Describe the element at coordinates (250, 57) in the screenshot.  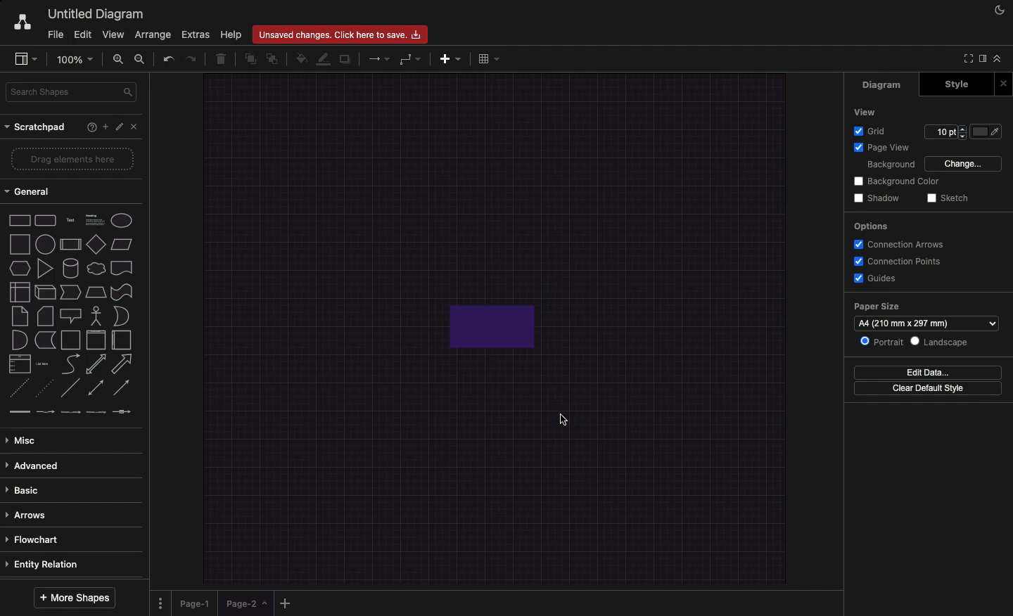
I see `To front ` at that location.